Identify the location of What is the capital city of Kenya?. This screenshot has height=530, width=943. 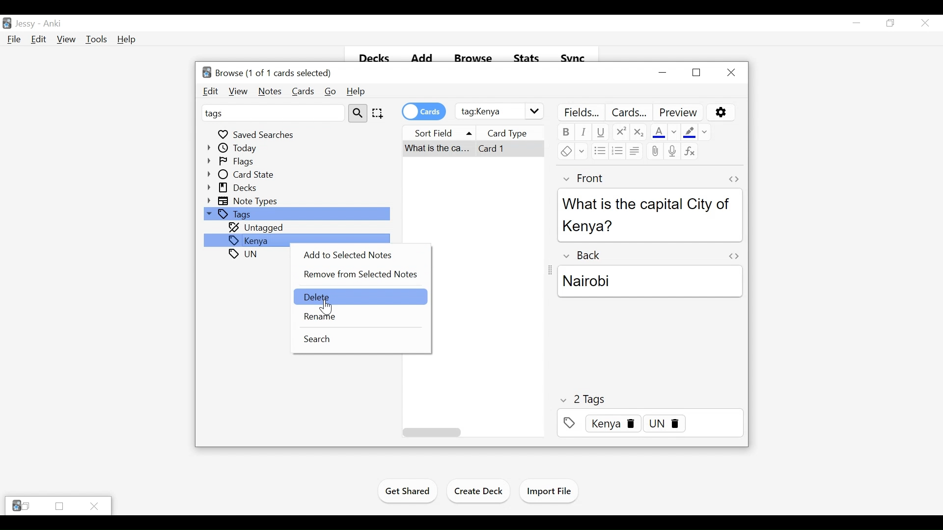
(649, 214).